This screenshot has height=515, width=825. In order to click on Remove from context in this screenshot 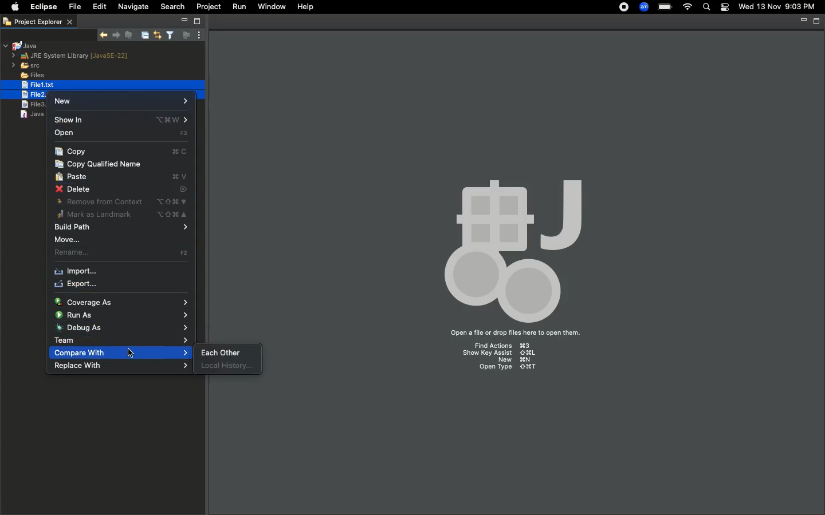, I will do `click(122, 201)`.